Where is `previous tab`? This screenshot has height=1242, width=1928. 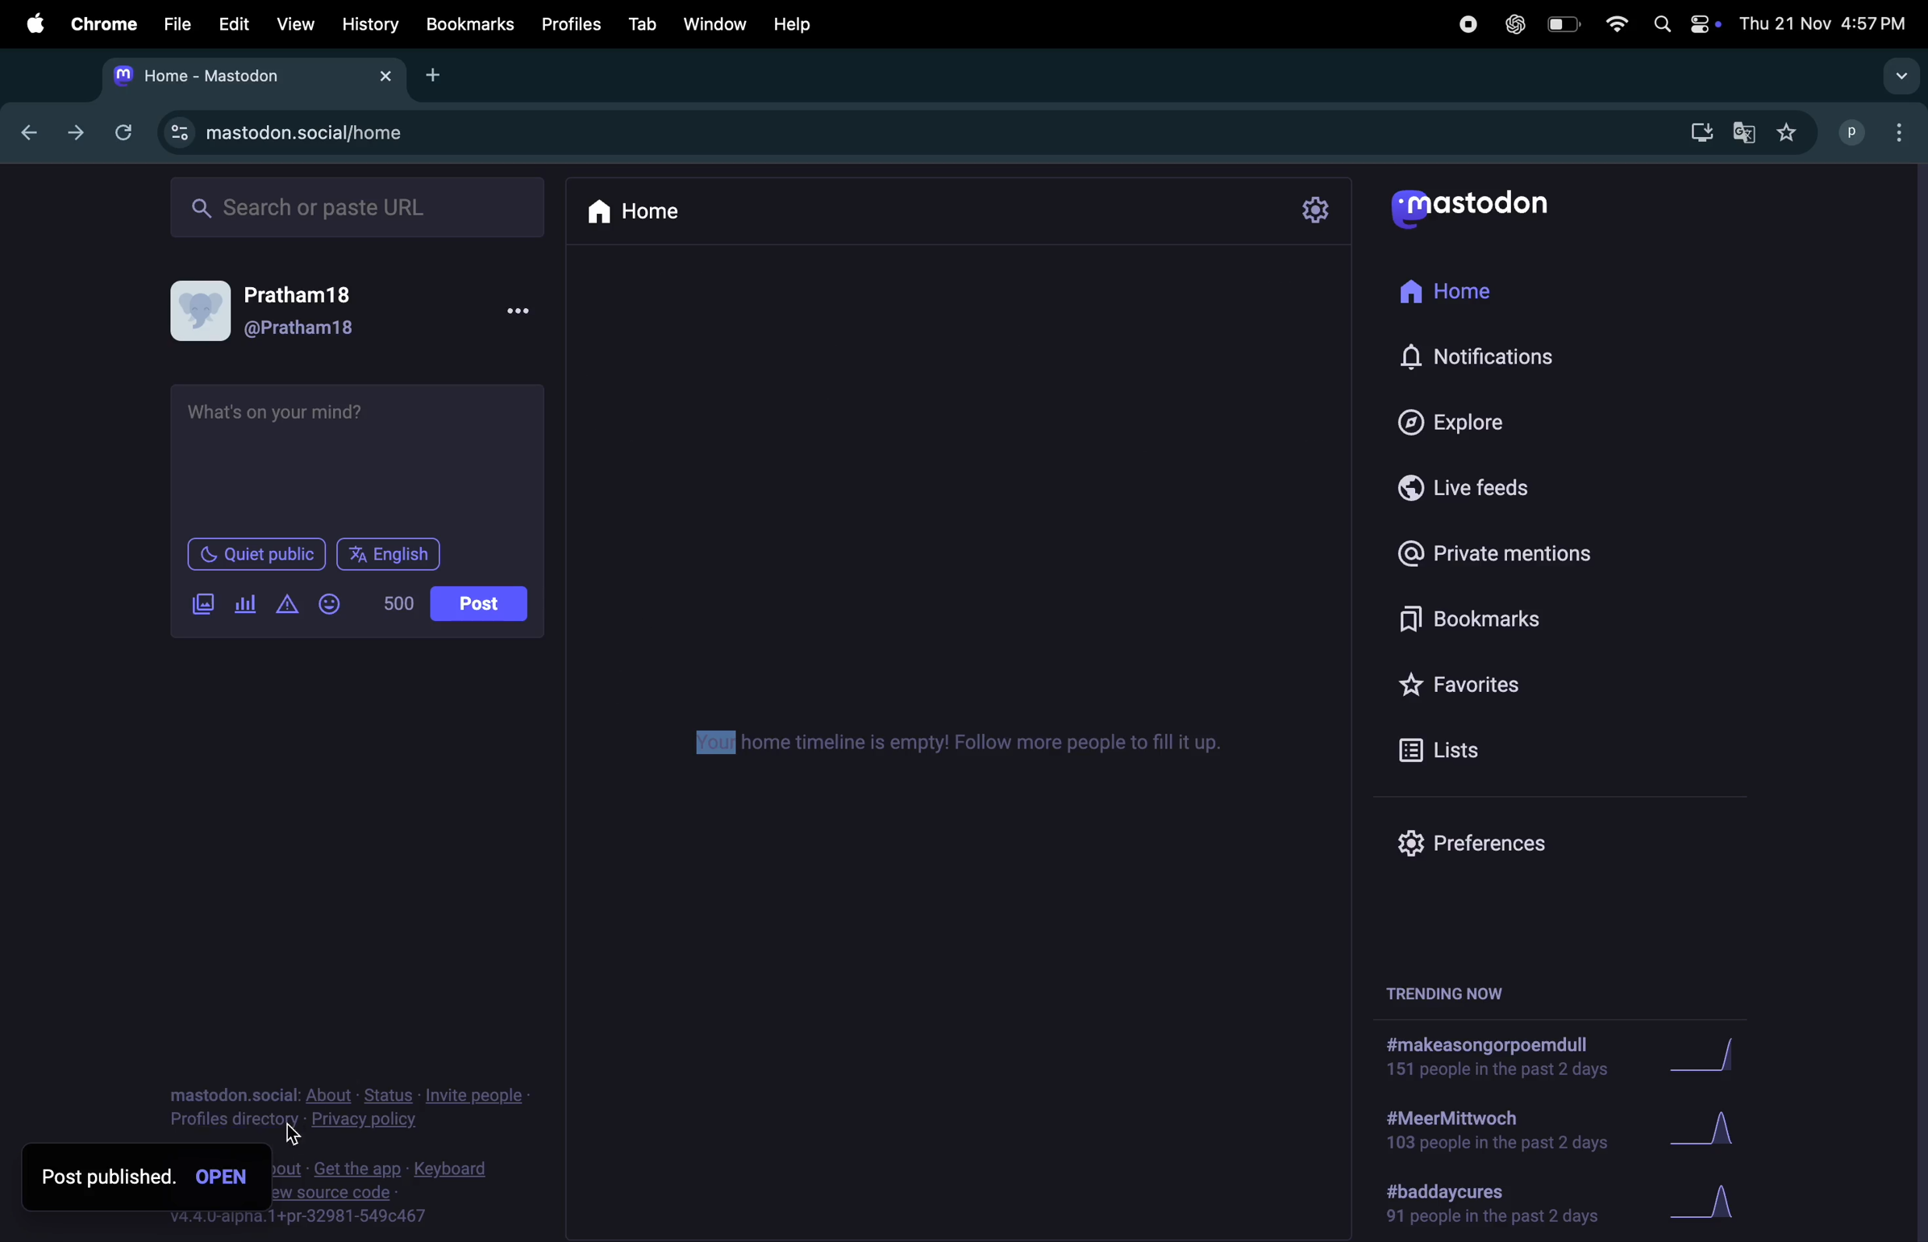
previous tab is located at coordinates (33, 131).